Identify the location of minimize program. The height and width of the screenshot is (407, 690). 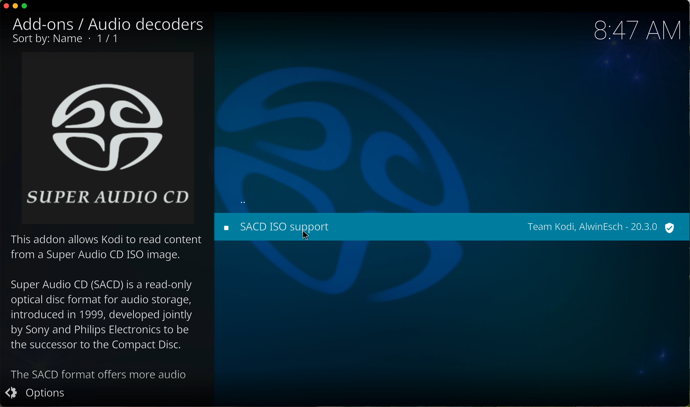
(16, 6).